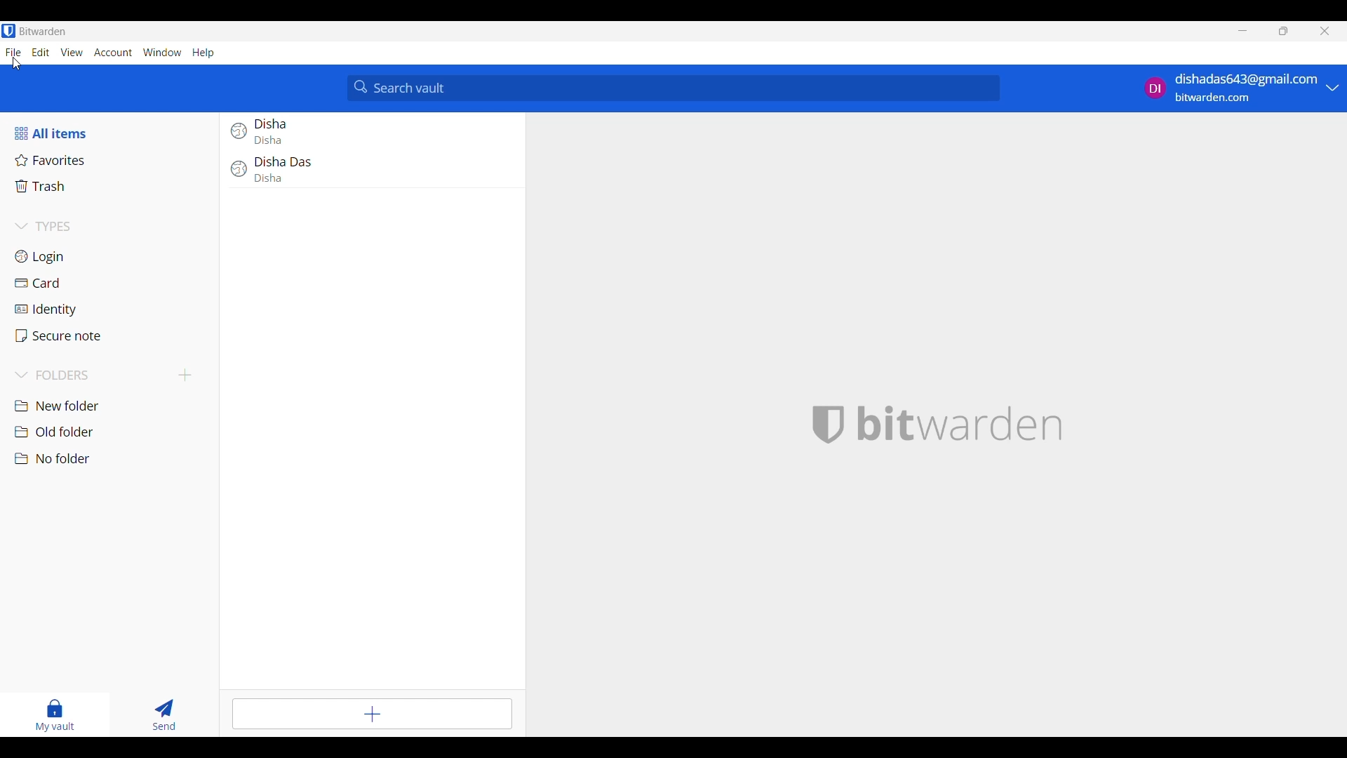  What do you see at coordinates (112, 406) in the screenshot?
I see `New folder` at bounding box center [112, 406].